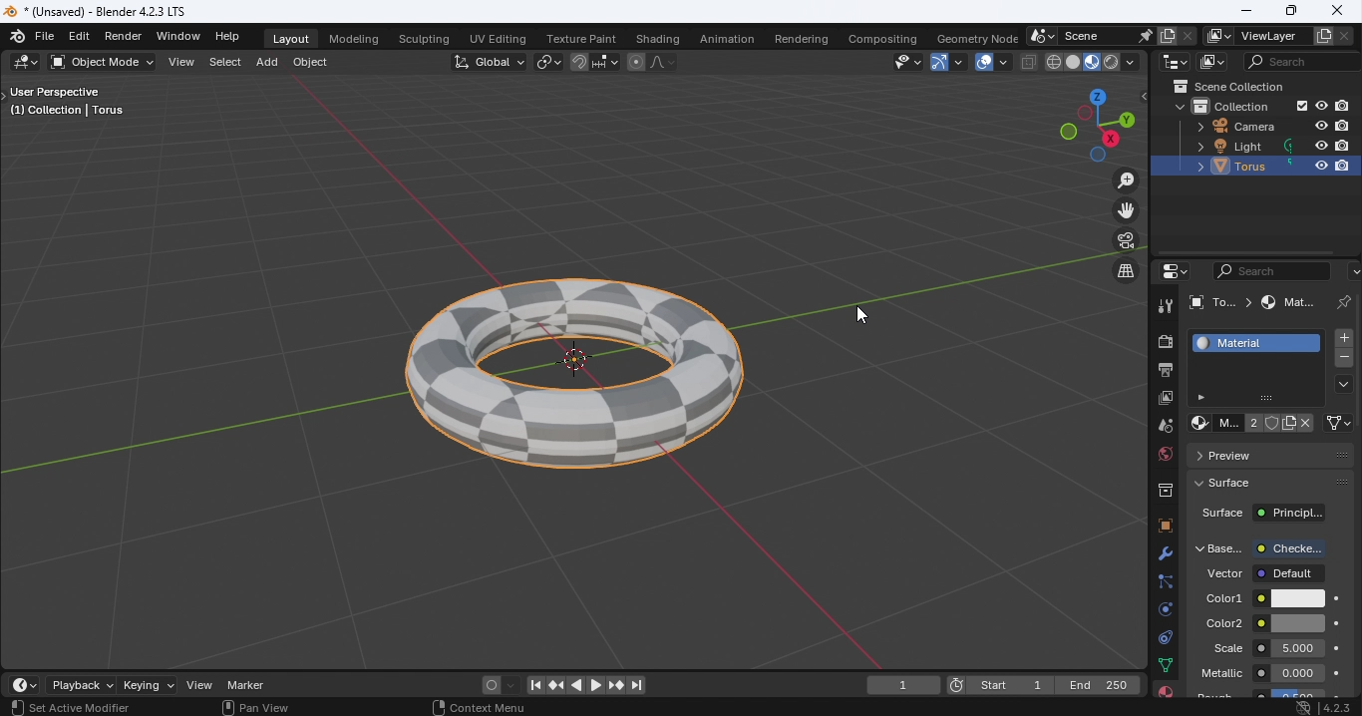 The width and height of the screenshot is (1362, 716). I want to click on Material, so click(1227, 695).